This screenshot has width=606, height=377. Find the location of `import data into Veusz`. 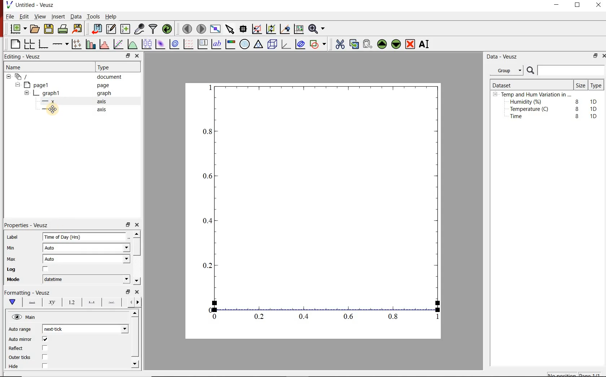

import data into Veusz is located at coordinates (96, 28).